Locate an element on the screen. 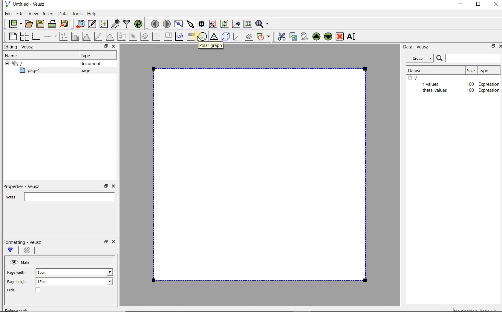 The width and height of the screenshot is (502, 312). plot covariance ellipses is located at coordinates (249, 36).